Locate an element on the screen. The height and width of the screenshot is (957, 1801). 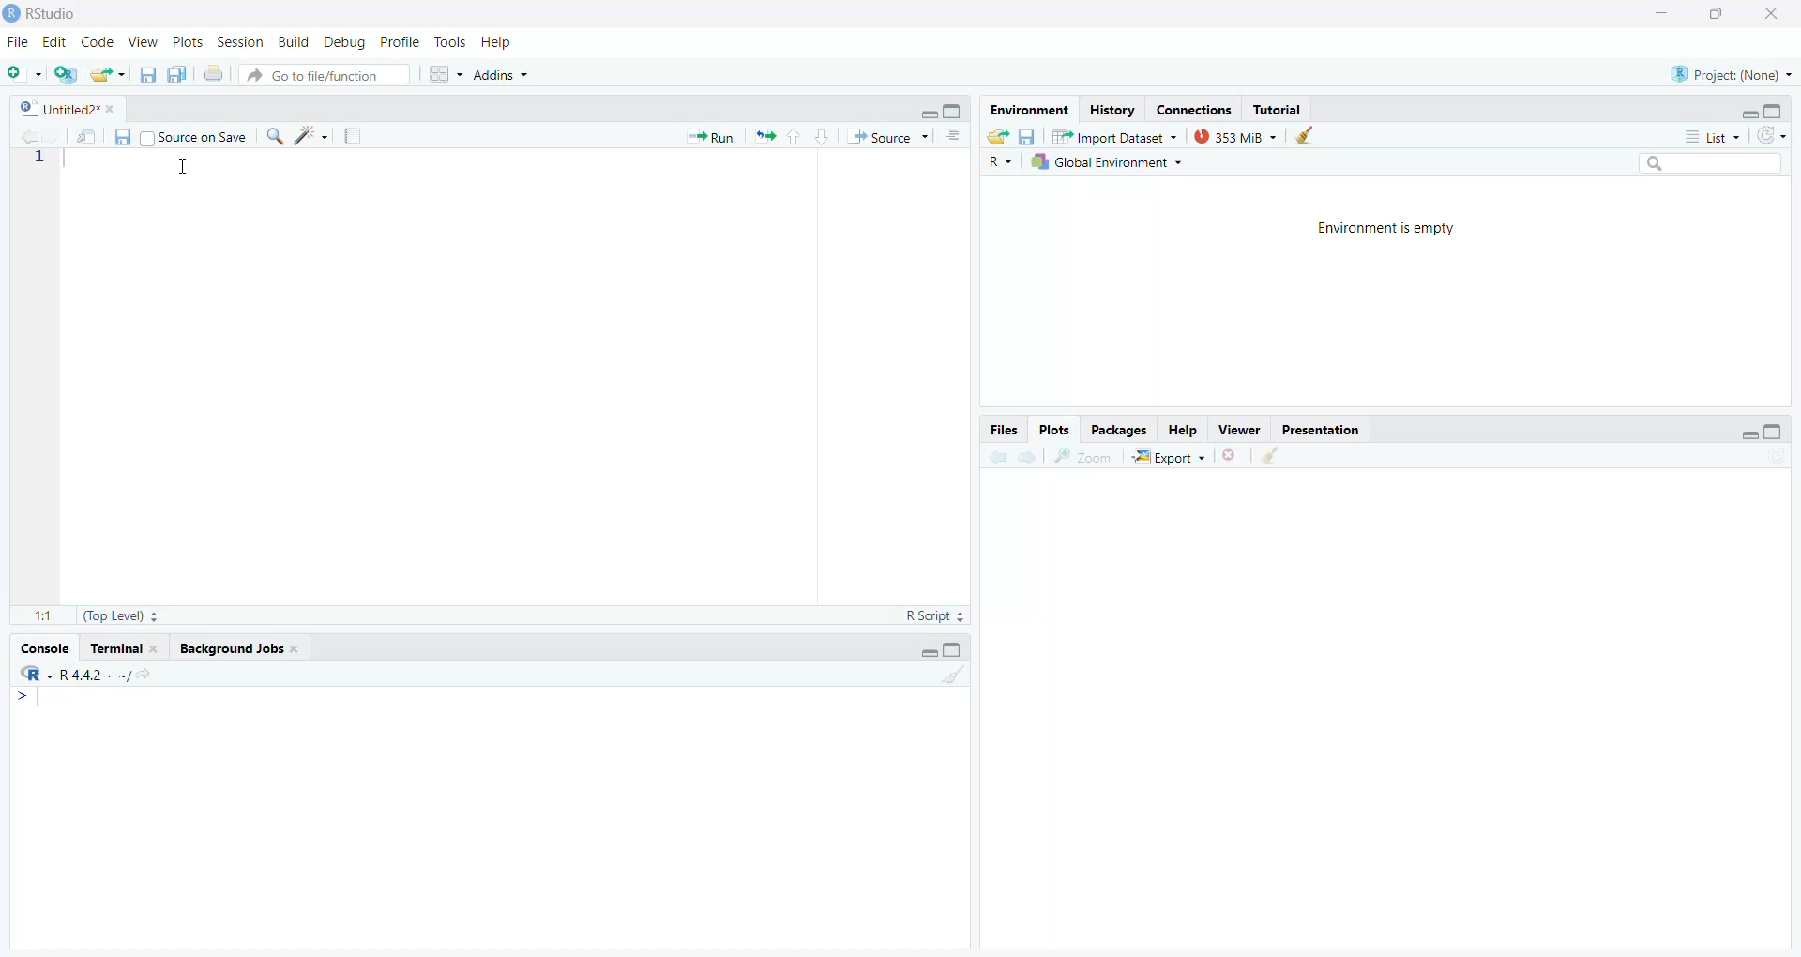
Source  is located at coordinates (886, 136).